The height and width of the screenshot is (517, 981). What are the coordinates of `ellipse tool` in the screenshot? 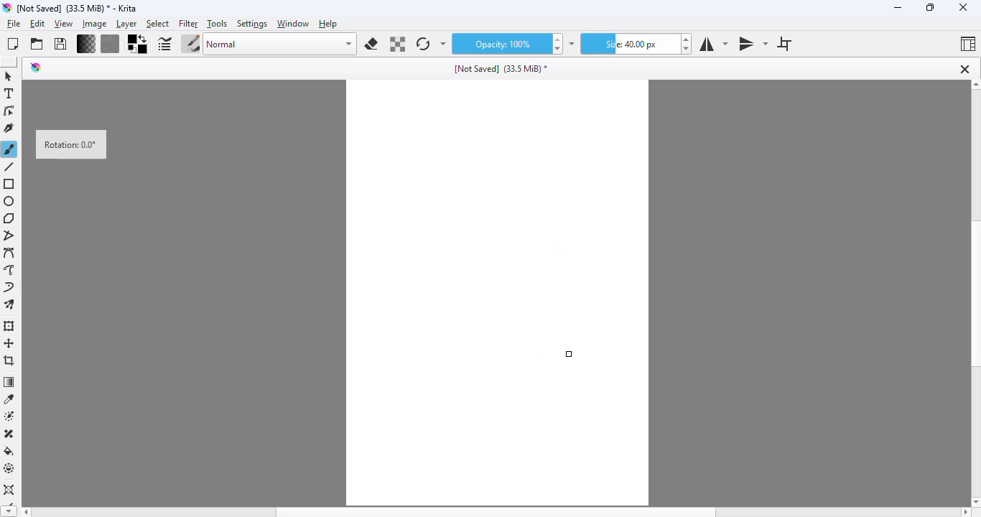 It's located at (10, 202).